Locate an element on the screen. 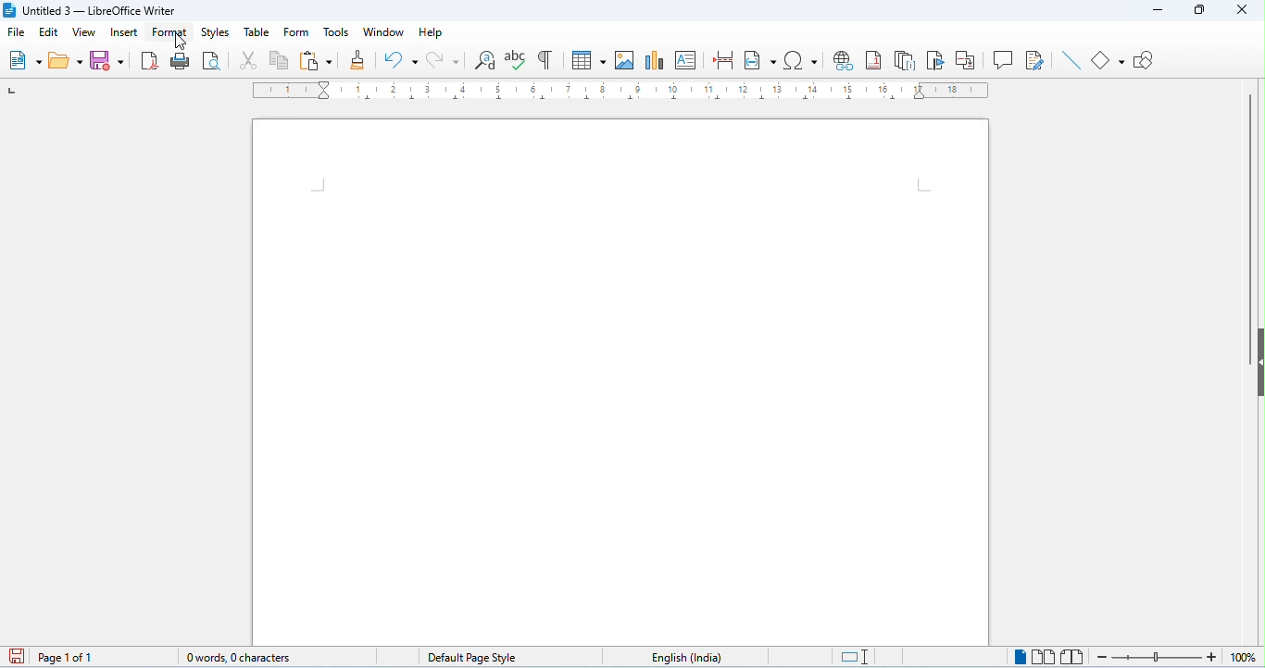 The image size is (1265, 668). save is located at coordinates (107, 60).